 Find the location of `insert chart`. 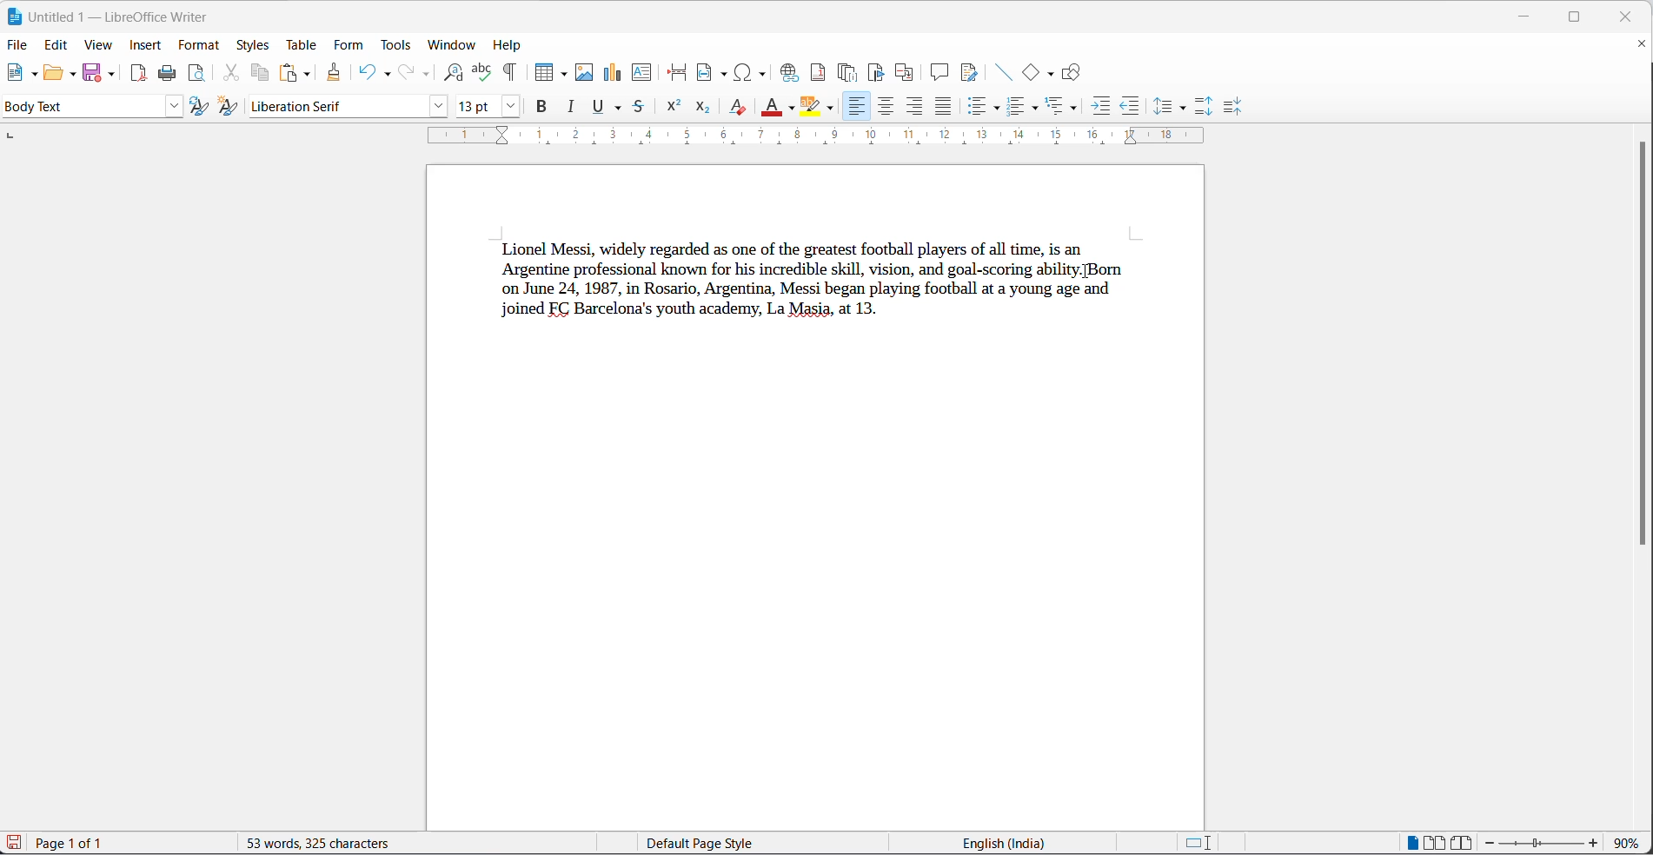

insert chart is located at coordinates (614, 73).